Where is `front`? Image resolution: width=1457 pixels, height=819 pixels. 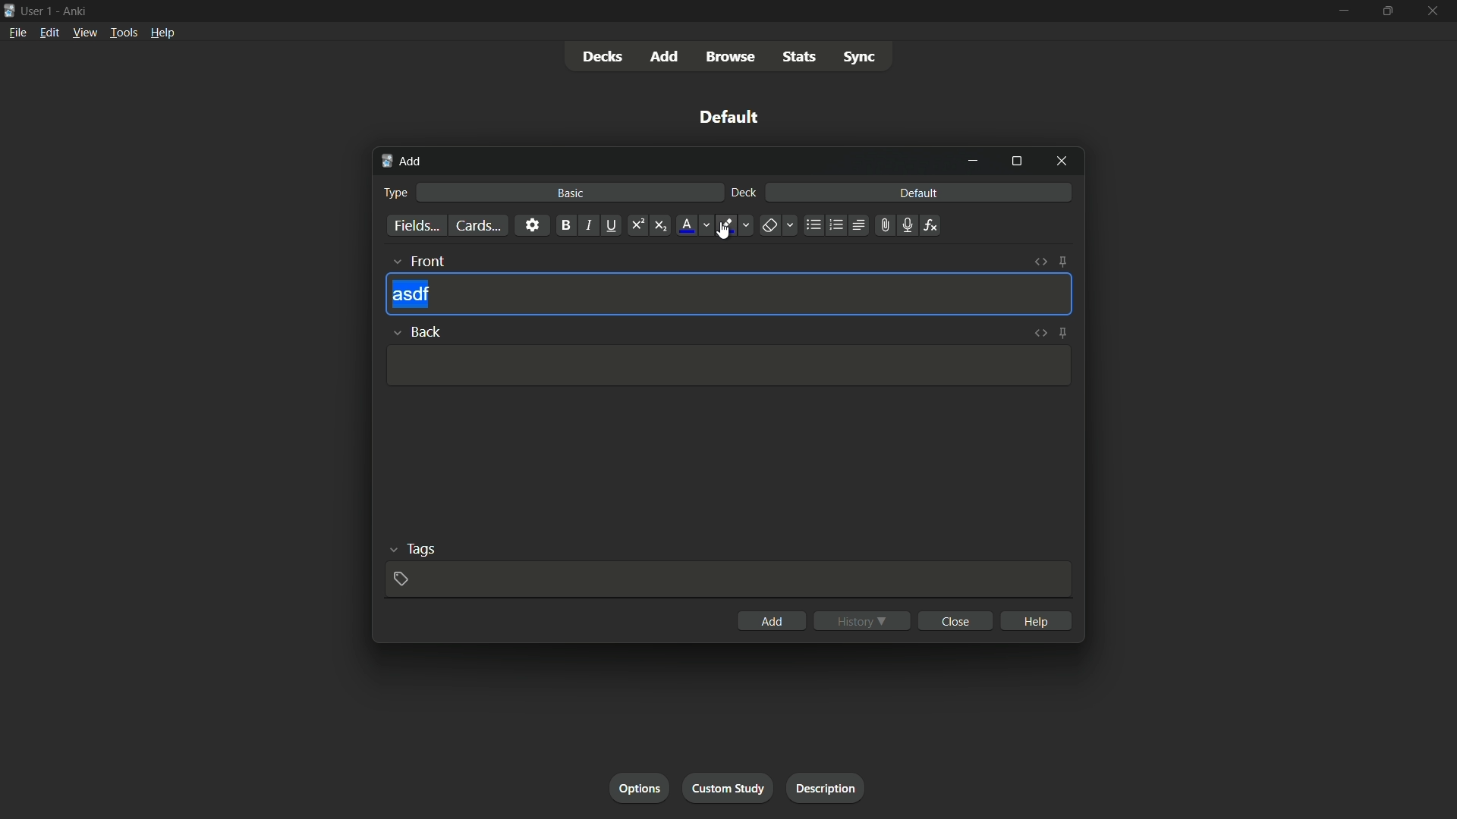 front is located at coordinates (417, 260).